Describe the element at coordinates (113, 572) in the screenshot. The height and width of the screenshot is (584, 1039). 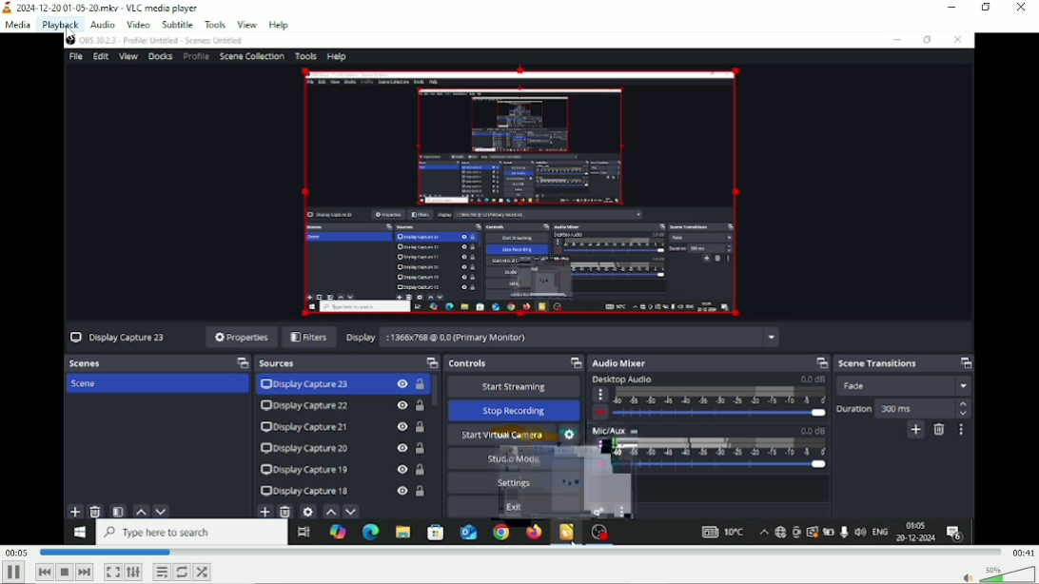
I see `Toggle video in fullscreen` at that location.